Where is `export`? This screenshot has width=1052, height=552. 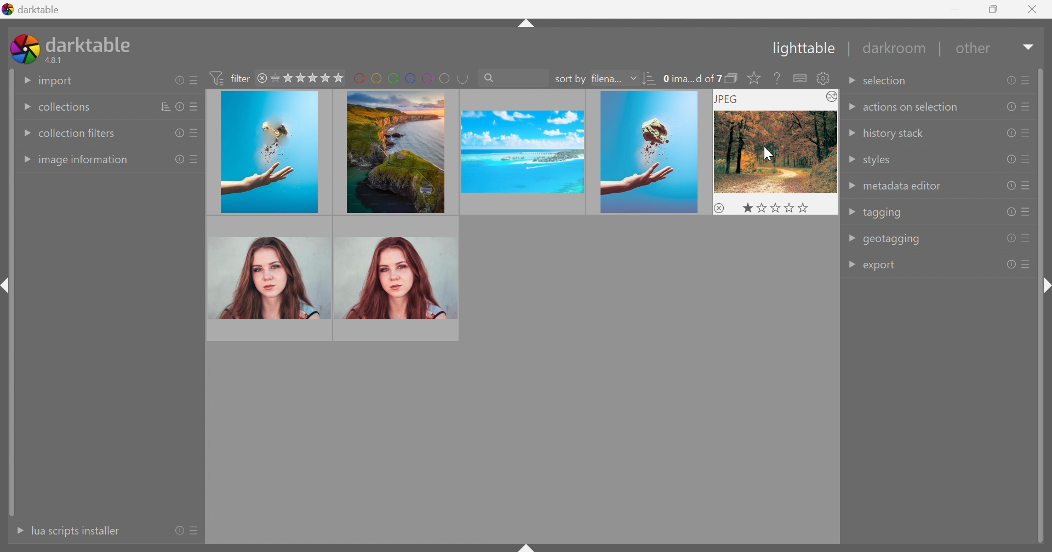 export is located at coordinates (882, 266).